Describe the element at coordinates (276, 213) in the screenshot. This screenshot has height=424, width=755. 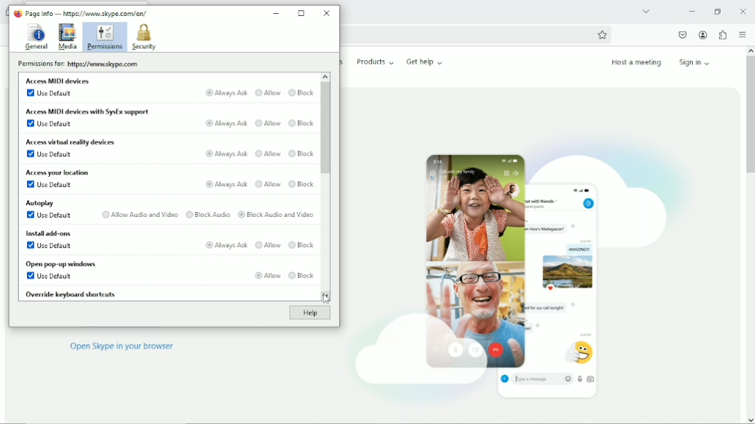
I see `Block audio and video` at that location.